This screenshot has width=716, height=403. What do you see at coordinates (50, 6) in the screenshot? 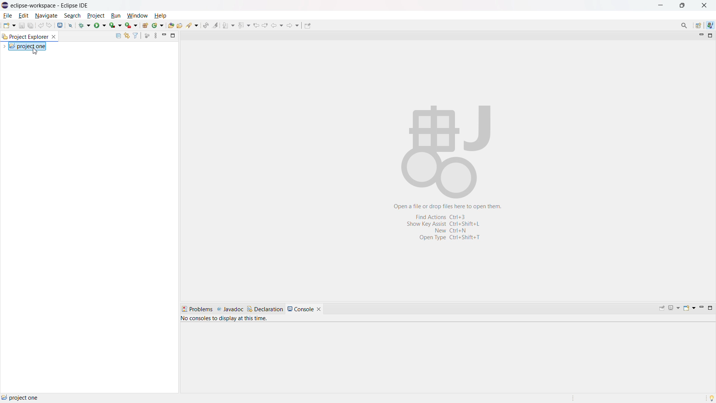
I see `eclipse-workspace - Eclipse IDE` at bounding box center [50, 6].